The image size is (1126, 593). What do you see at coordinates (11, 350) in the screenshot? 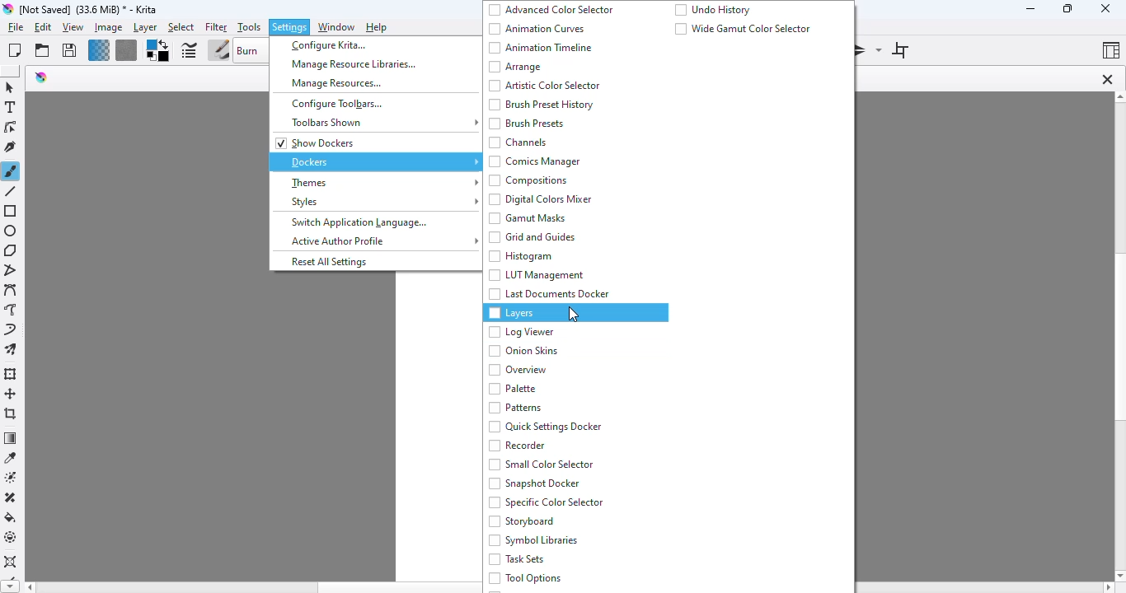
I see `multibrush tool` at bounding box center [11, 350].